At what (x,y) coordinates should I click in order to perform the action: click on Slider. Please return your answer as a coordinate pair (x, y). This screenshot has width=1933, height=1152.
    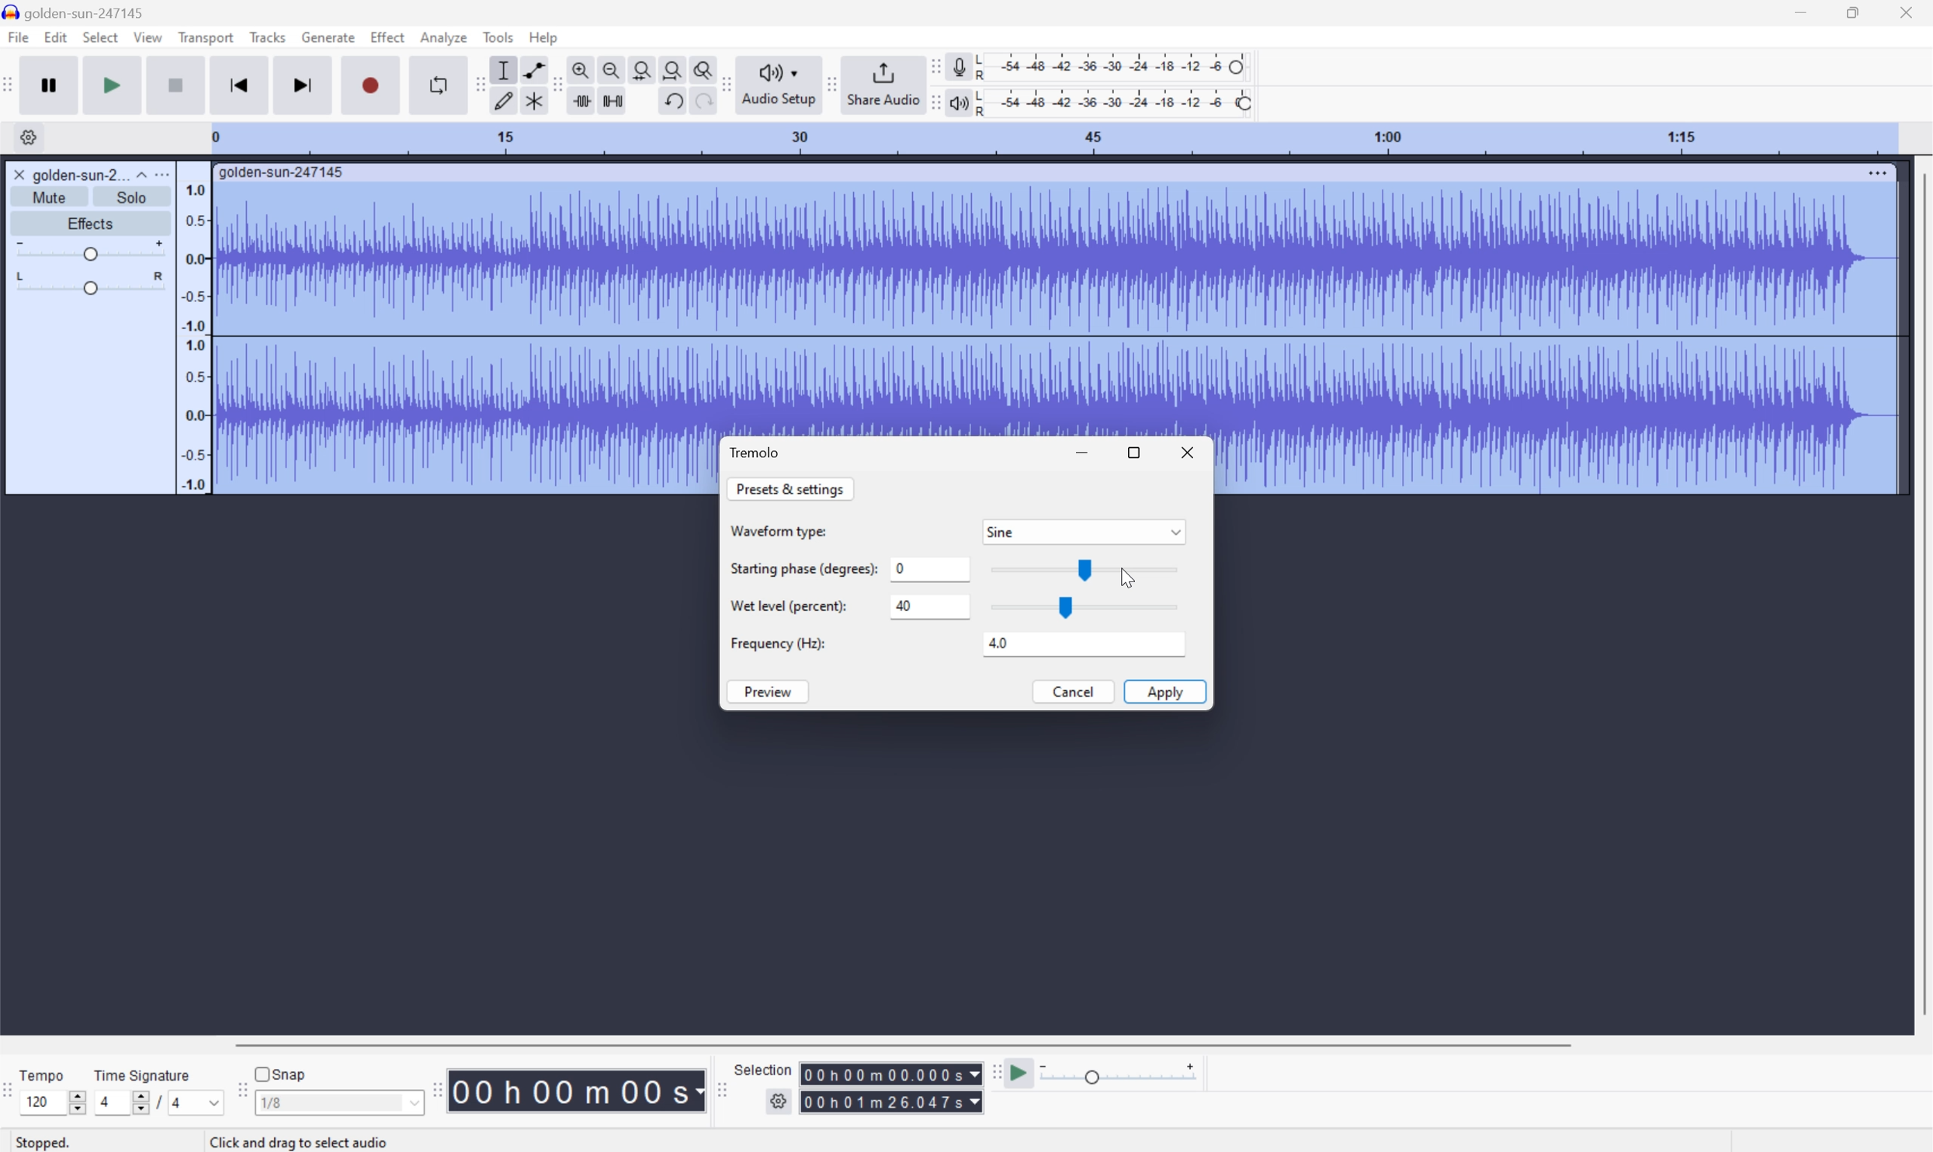
    Looking at the image, I should click on (78, 1102).